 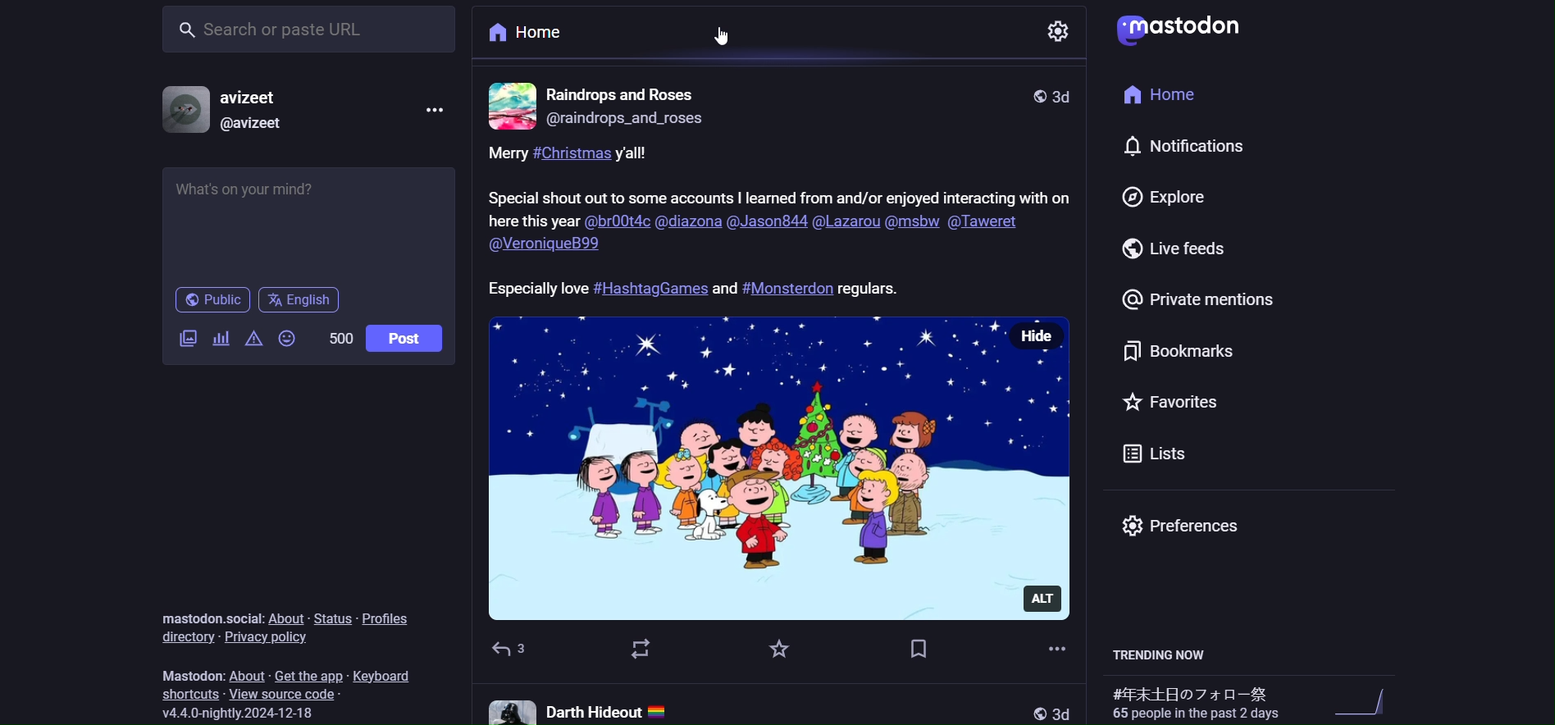 What do you see at coordinates (209, 616) in the screenshot?
I see `mastodon social` at bounding box center [209, 616].